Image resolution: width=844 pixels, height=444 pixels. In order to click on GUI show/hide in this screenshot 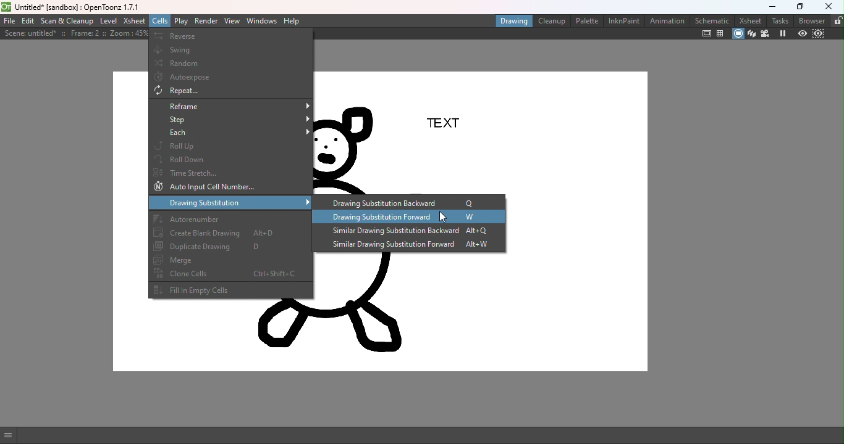, I will do `click(12, 435)`.